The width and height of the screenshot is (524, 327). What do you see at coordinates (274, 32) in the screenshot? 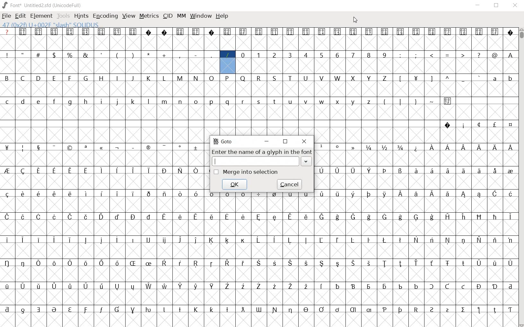
I see `glyph` at bounding box center [274, 32].